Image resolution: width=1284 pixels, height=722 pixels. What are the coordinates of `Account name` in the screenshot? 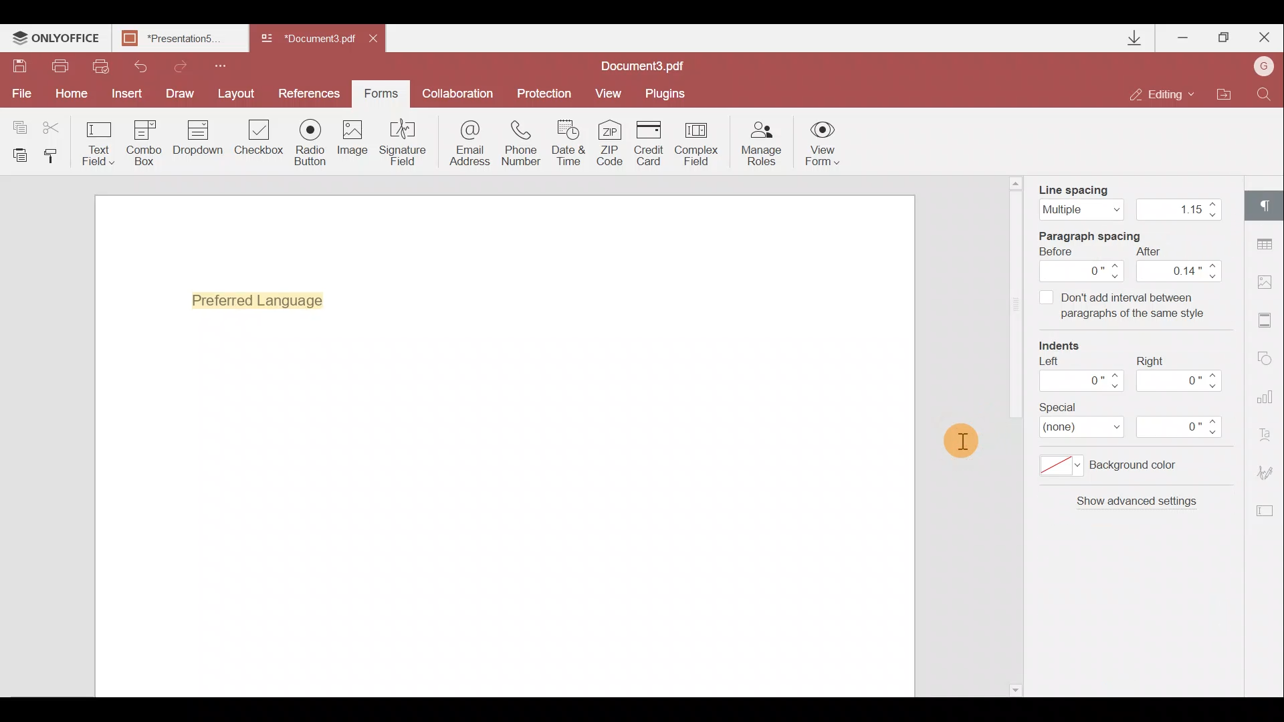 It's located at (1260, 68).